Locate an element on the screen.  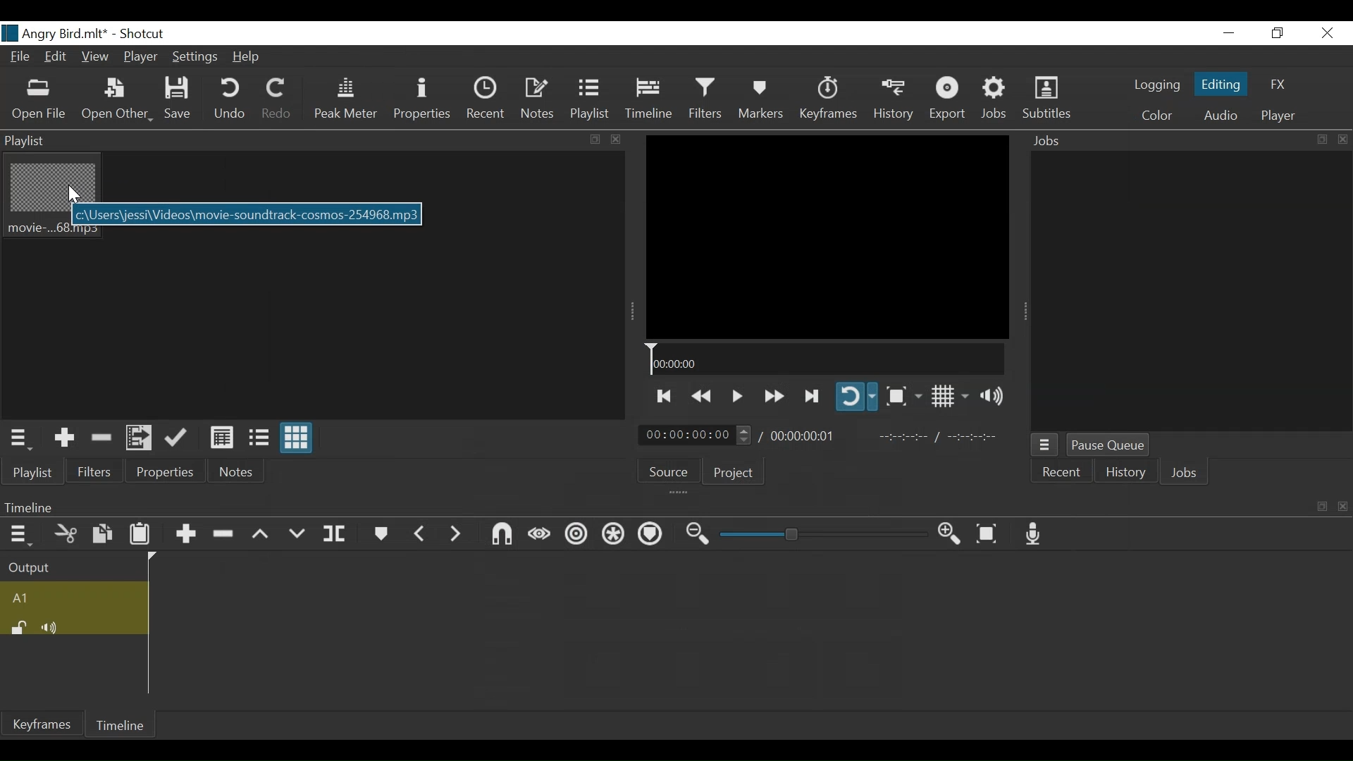
Remove Cut is located at coordinates (102, 438).